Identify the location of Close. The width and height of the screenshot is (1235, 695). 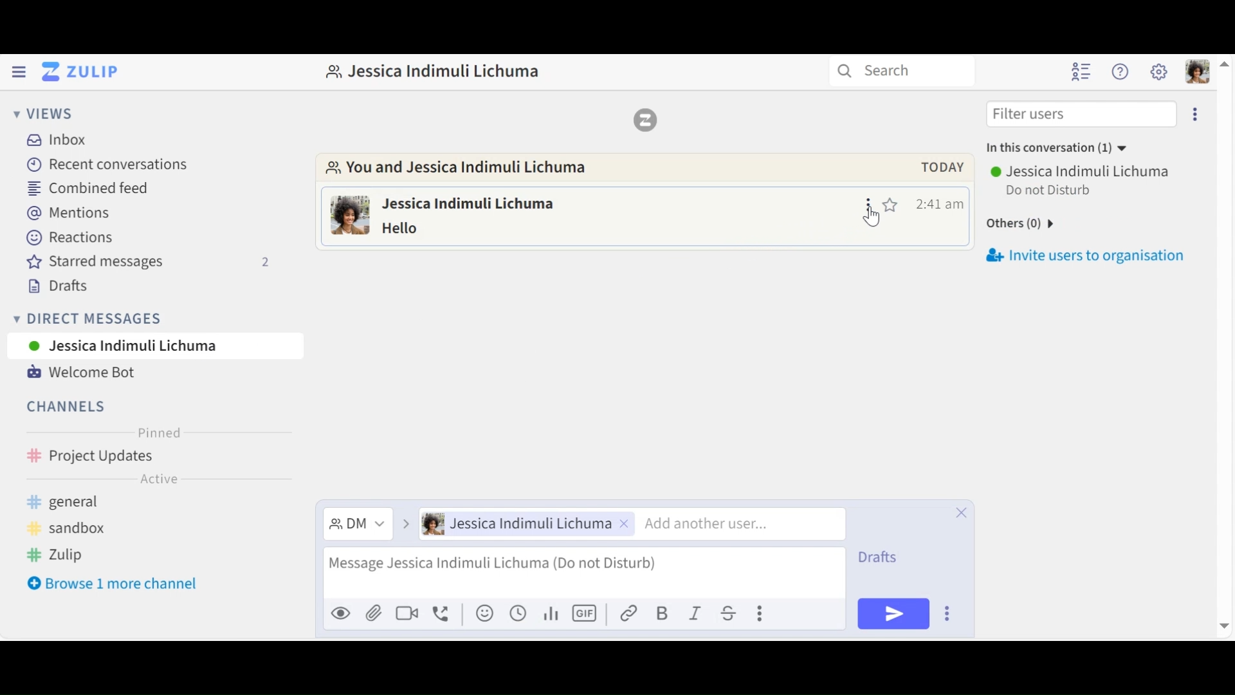
(962, 511).